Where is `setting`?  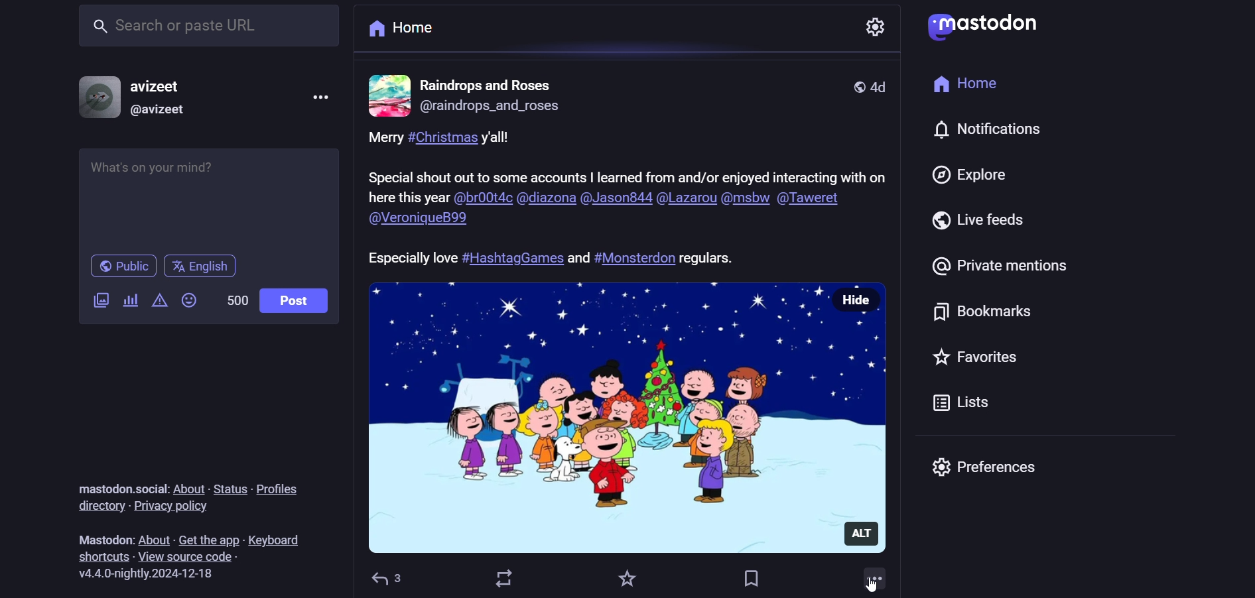 setting is located at coordinates (874, 25).